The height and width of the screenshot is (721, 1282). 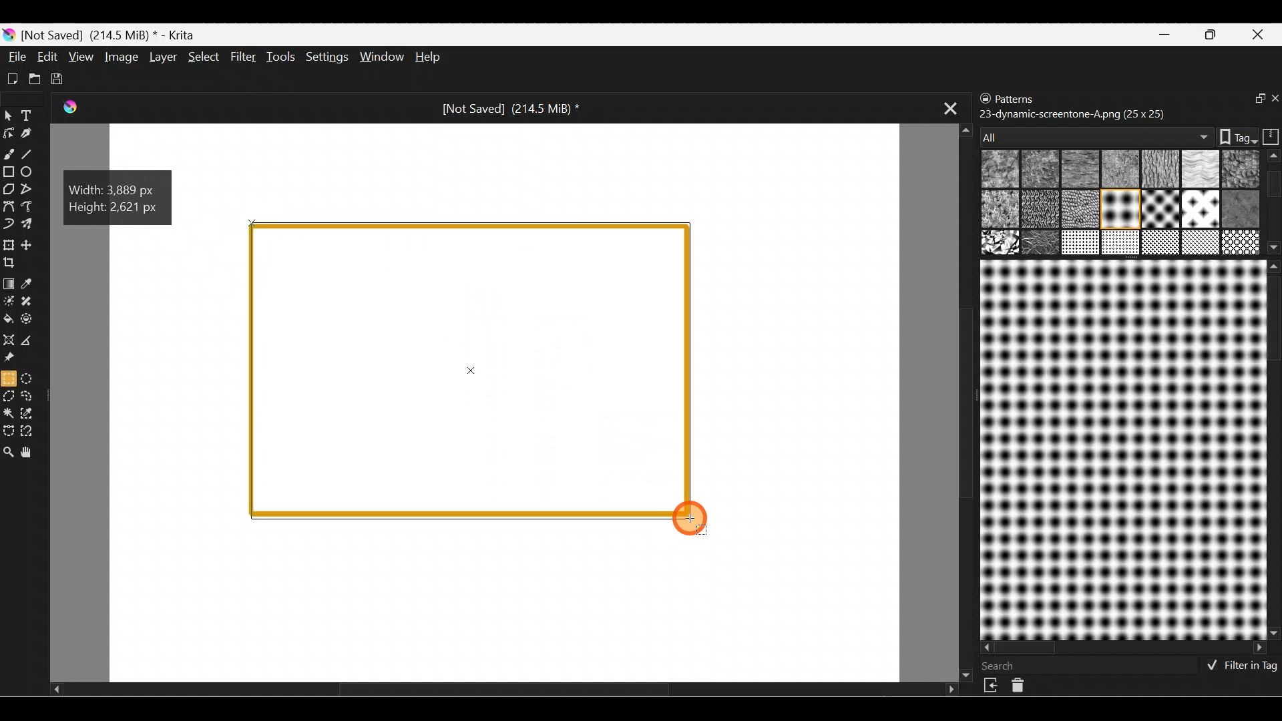 I want to click on Scroll bar, so click(x=1273, y=449).